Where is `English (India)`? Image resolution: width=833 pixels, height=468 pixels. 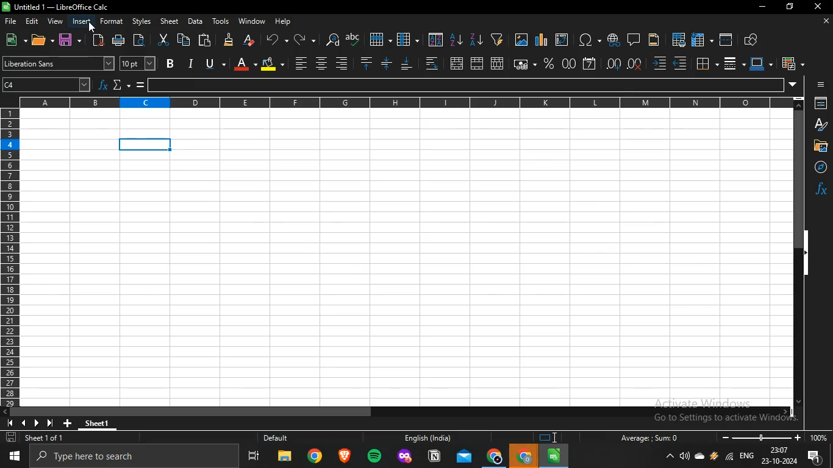
English (India) is located at coordinates (427, 438).